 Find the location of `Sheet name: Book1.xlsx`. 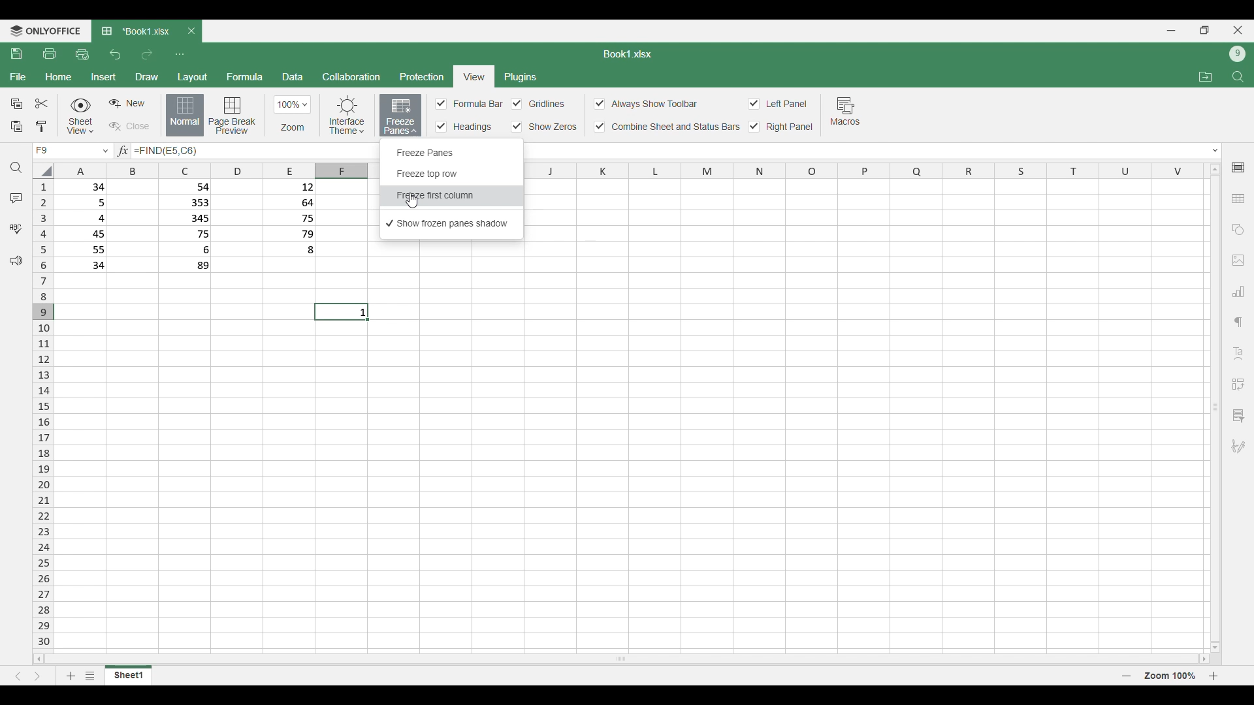

Sheet name: Book1.xlsx is located at coordinates (628, 55).